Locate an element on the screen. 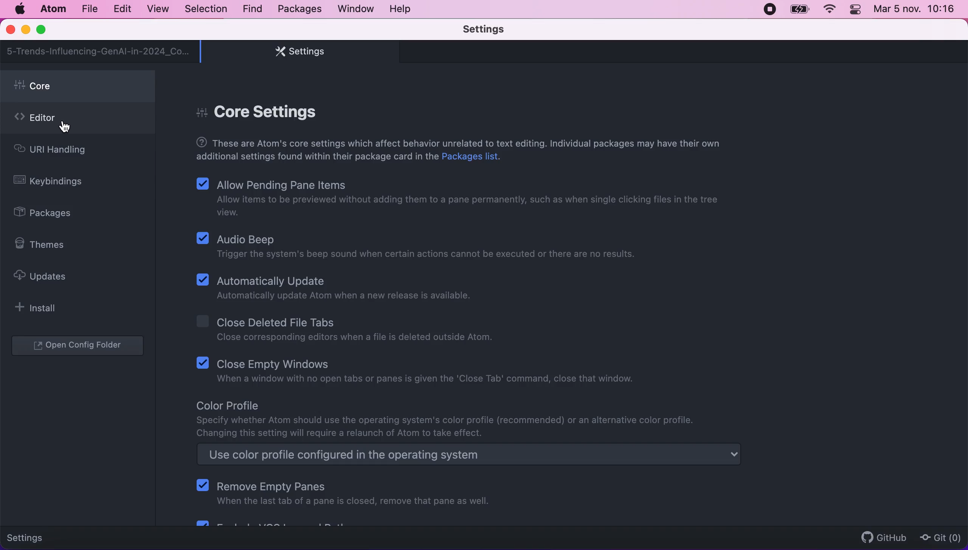  minimize is located at coordinates (25, 31).